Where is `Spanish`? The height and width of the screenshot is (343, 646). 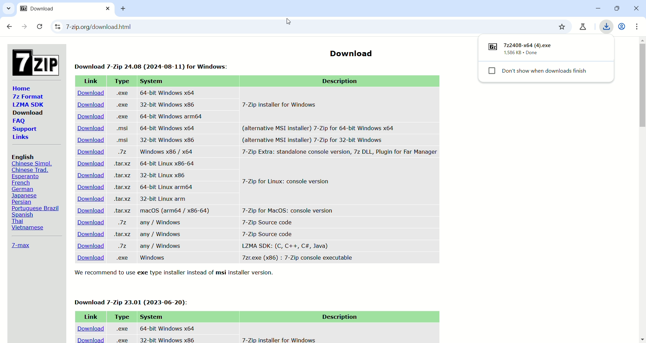 Spanish is located at coordinates (24, 215).